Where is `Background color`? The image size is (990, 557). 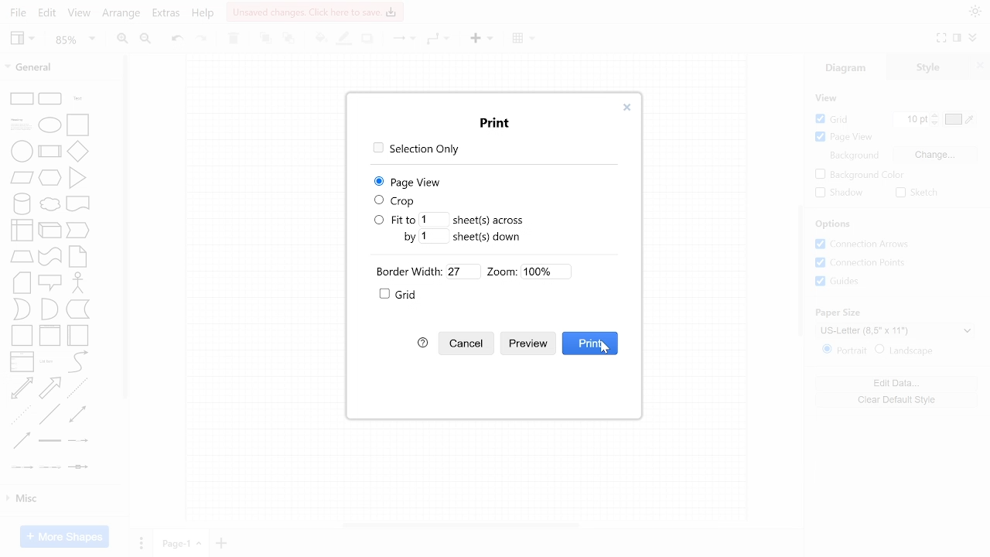 Background color is located at coordinates (860, 175).